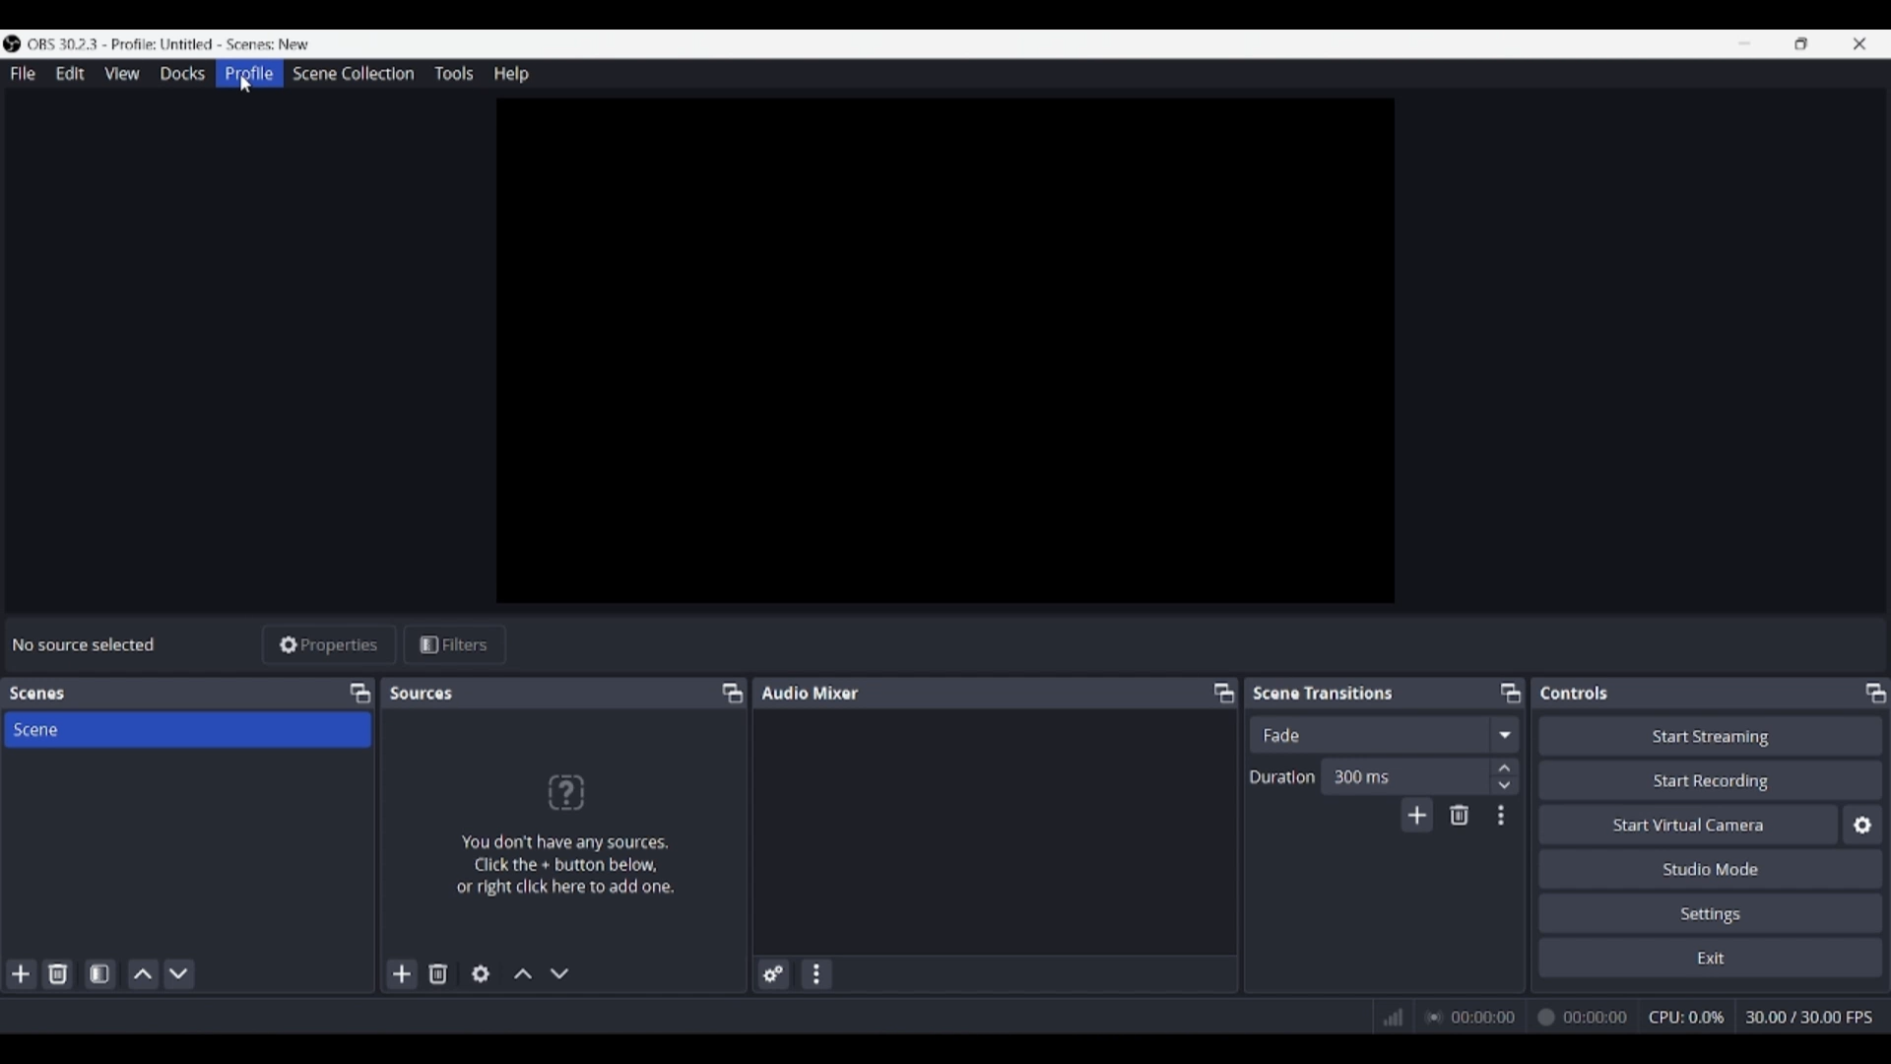  Describe the element at coordinates (403, 973) in the screenshot. I see `Add source` at that location.